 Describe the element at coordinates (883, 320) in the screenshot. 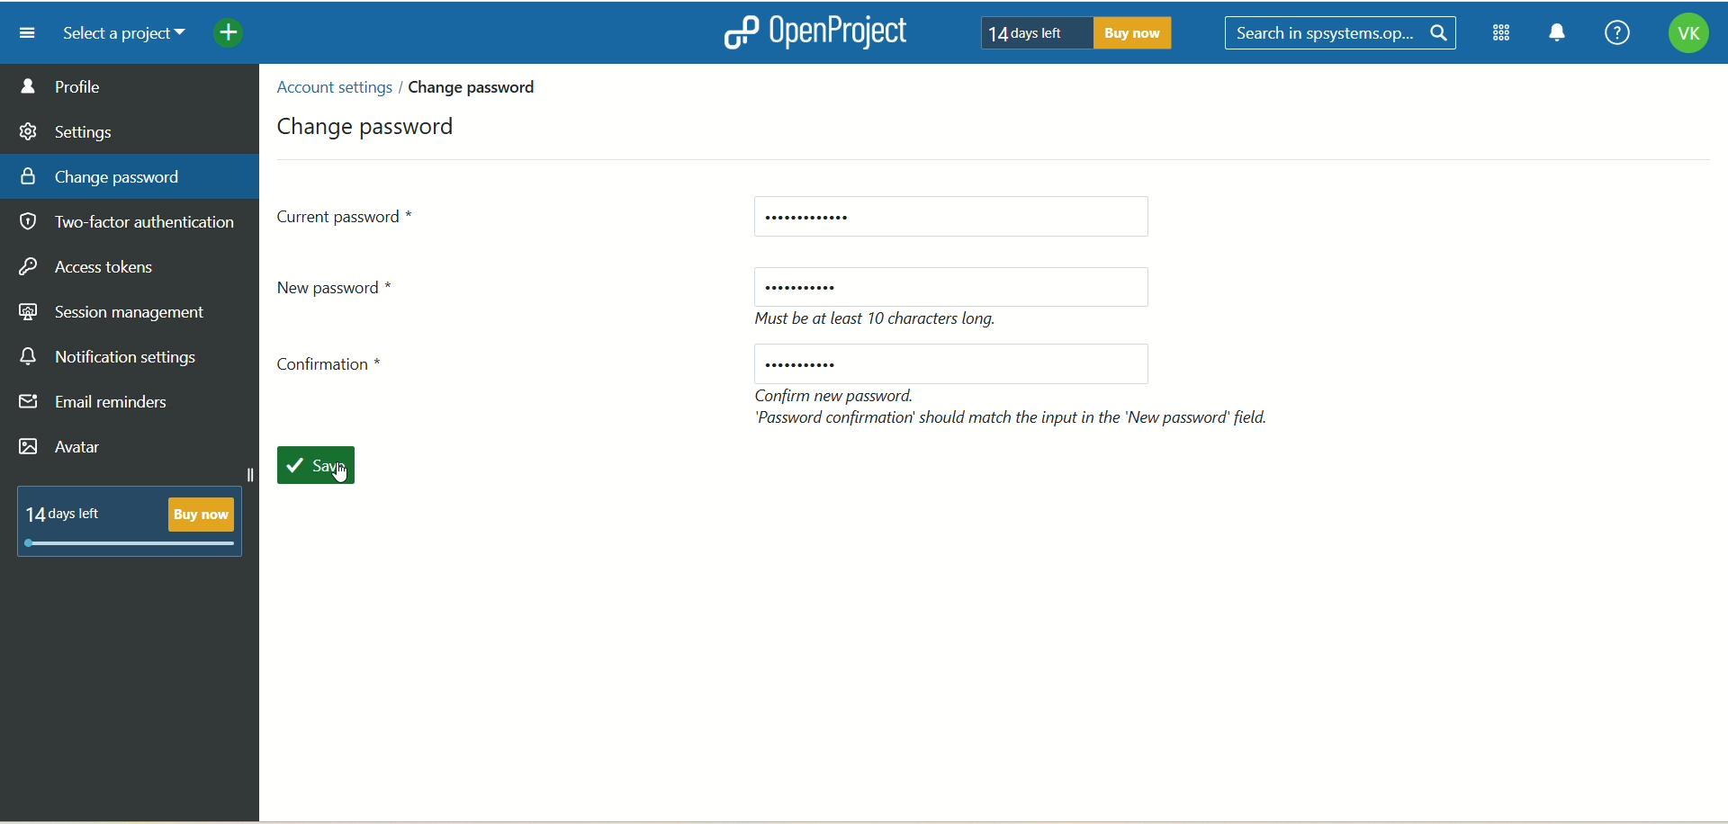

I see `text` at that location.